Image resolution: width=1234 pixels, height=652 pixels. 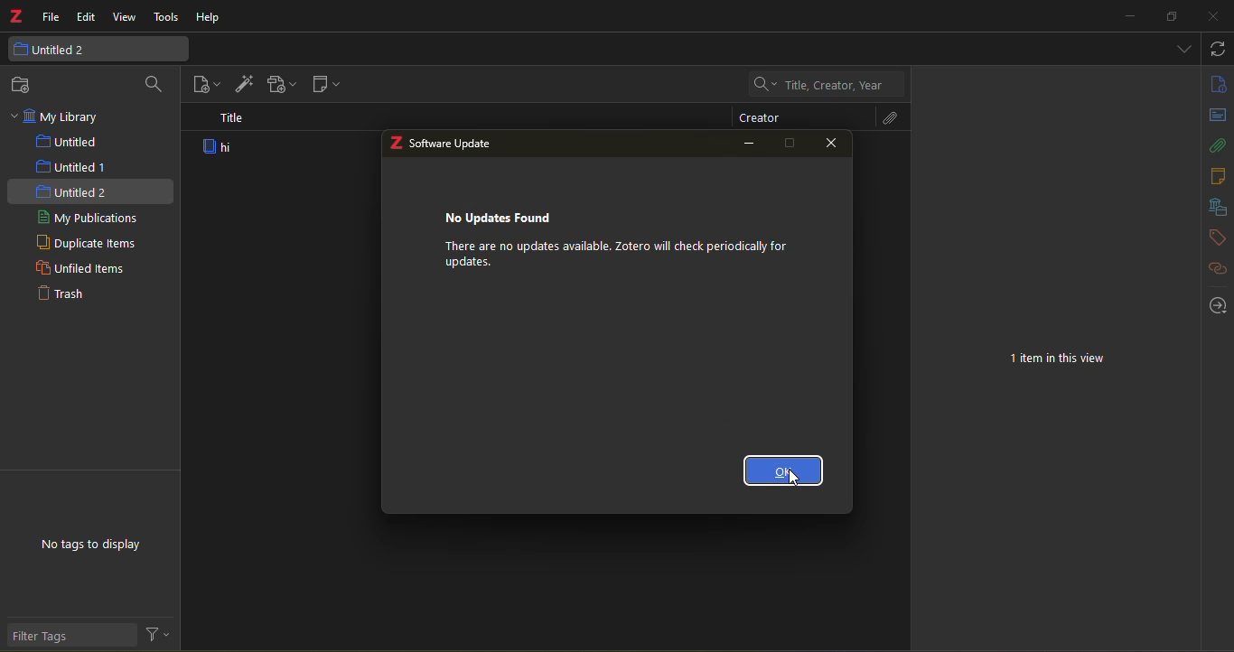 What do you see at coordinates (125, 17) in the screenshot?
I see `view` at bounding box center [125, 17].